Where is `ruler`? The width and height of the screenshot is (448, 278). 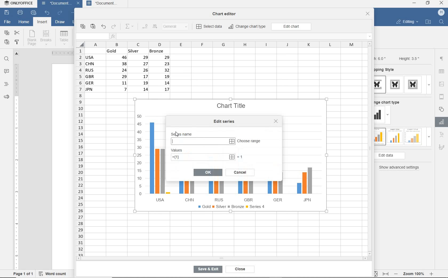
ruler is located at coordinates (16, 164).